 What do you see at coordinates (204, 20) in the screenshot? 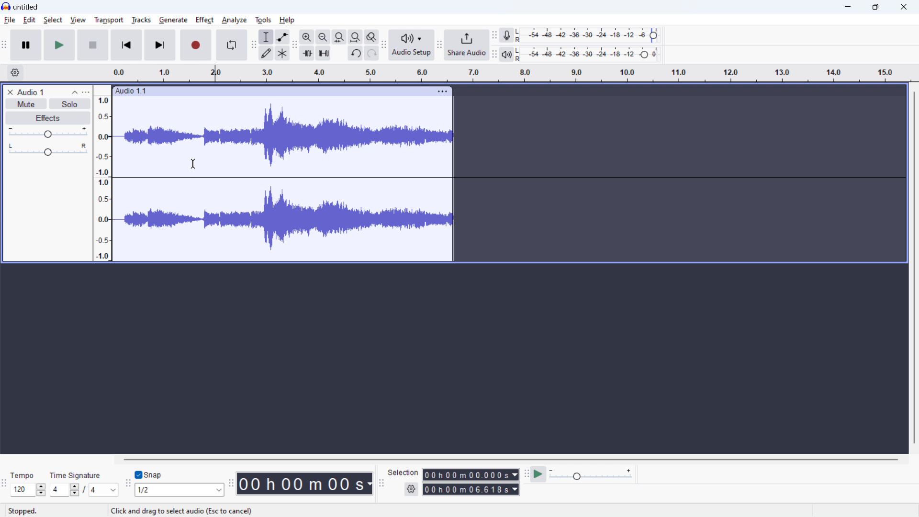
I see `effect` at bounding box center [204, 20].